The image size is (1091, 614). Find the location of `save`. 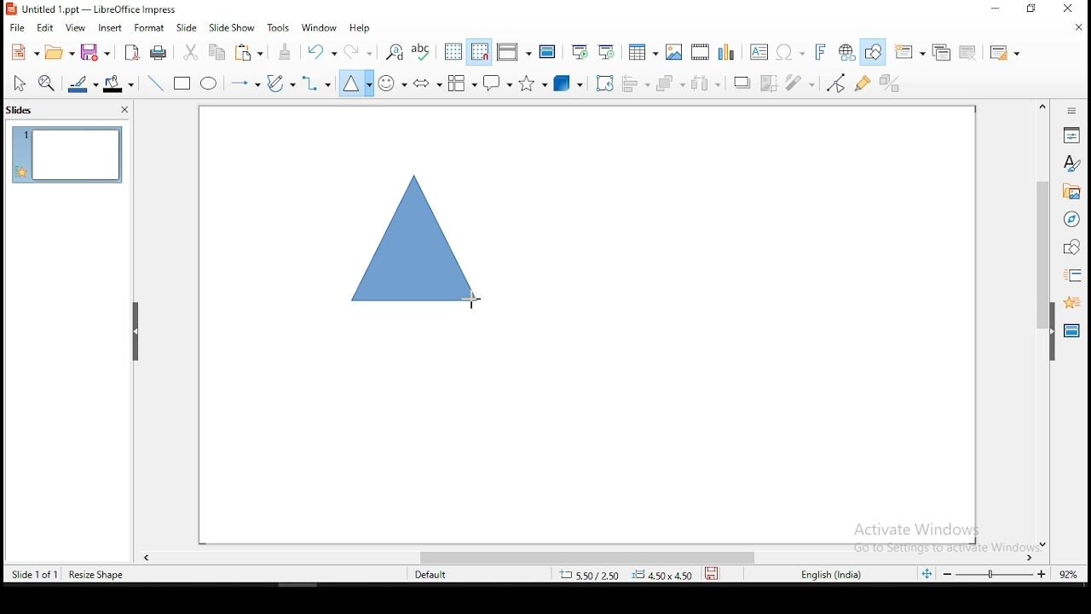

save is located at coordinates (712, 576).